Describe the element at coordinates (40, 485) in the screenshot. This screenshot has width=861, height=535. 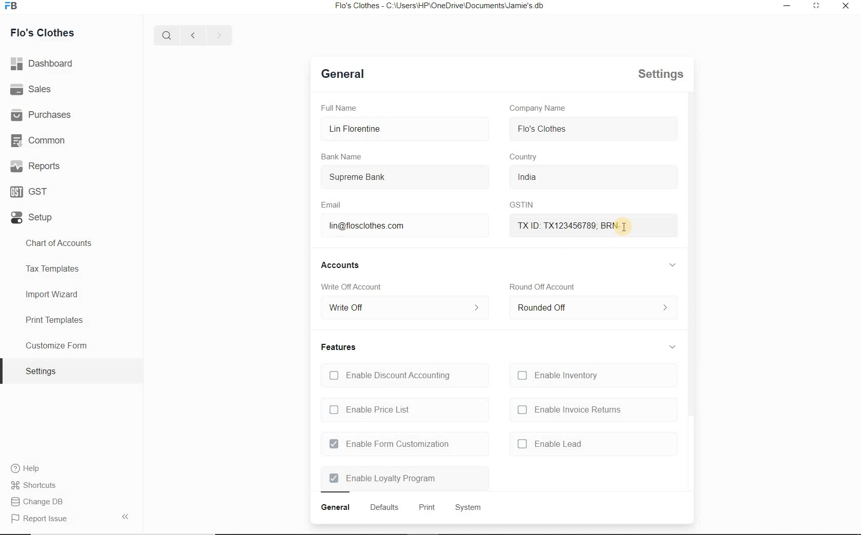
I see `Change DB` at that location.